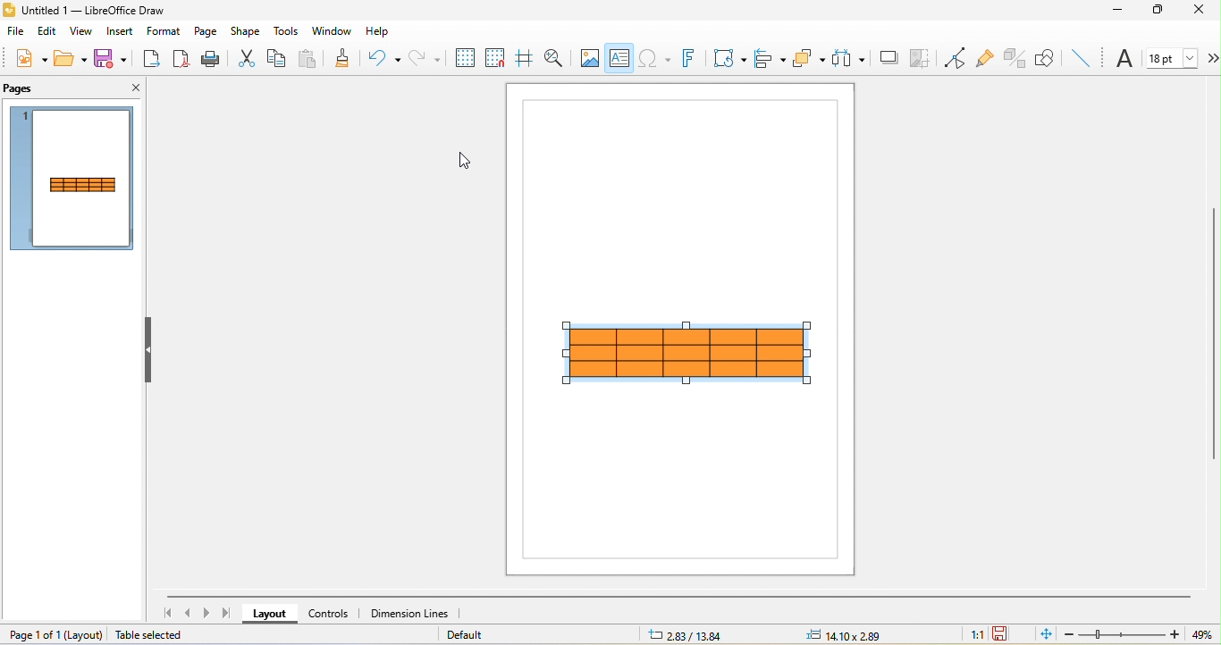  Describe the element at coordinates (382, 32) in the screenshot. I see `help` at that location.